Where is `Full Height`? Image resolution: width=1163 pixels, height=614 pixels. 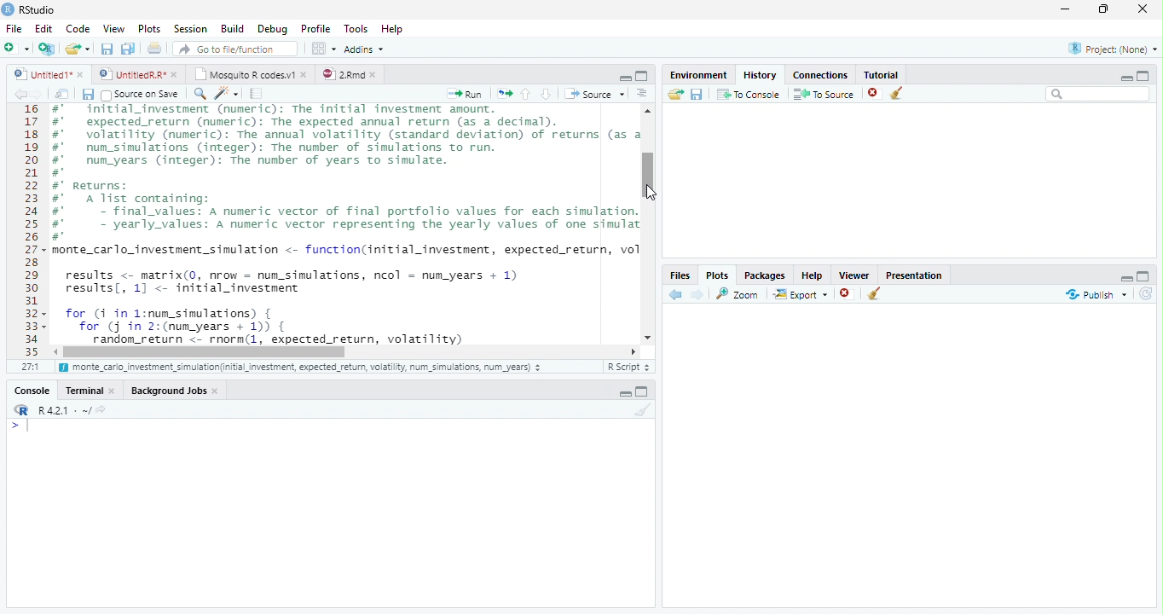 Full Height is located at coordinates (645, 391).